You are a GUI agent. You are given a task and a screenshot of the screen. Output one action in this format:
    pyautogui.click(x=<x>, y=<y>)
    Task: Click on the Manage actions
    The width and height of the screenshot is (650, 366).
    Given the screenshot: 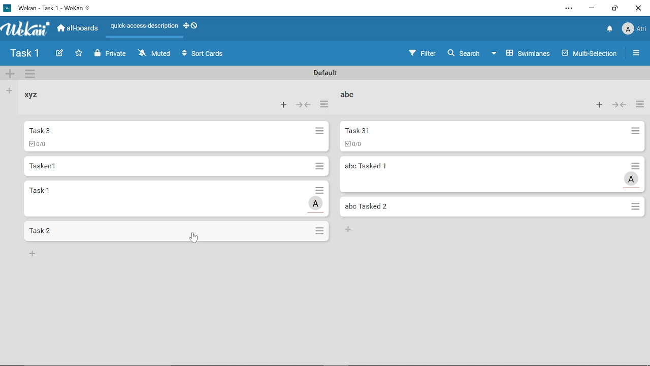 What is the action you would take?
    pyautogui.click(x=323, y=106)
    